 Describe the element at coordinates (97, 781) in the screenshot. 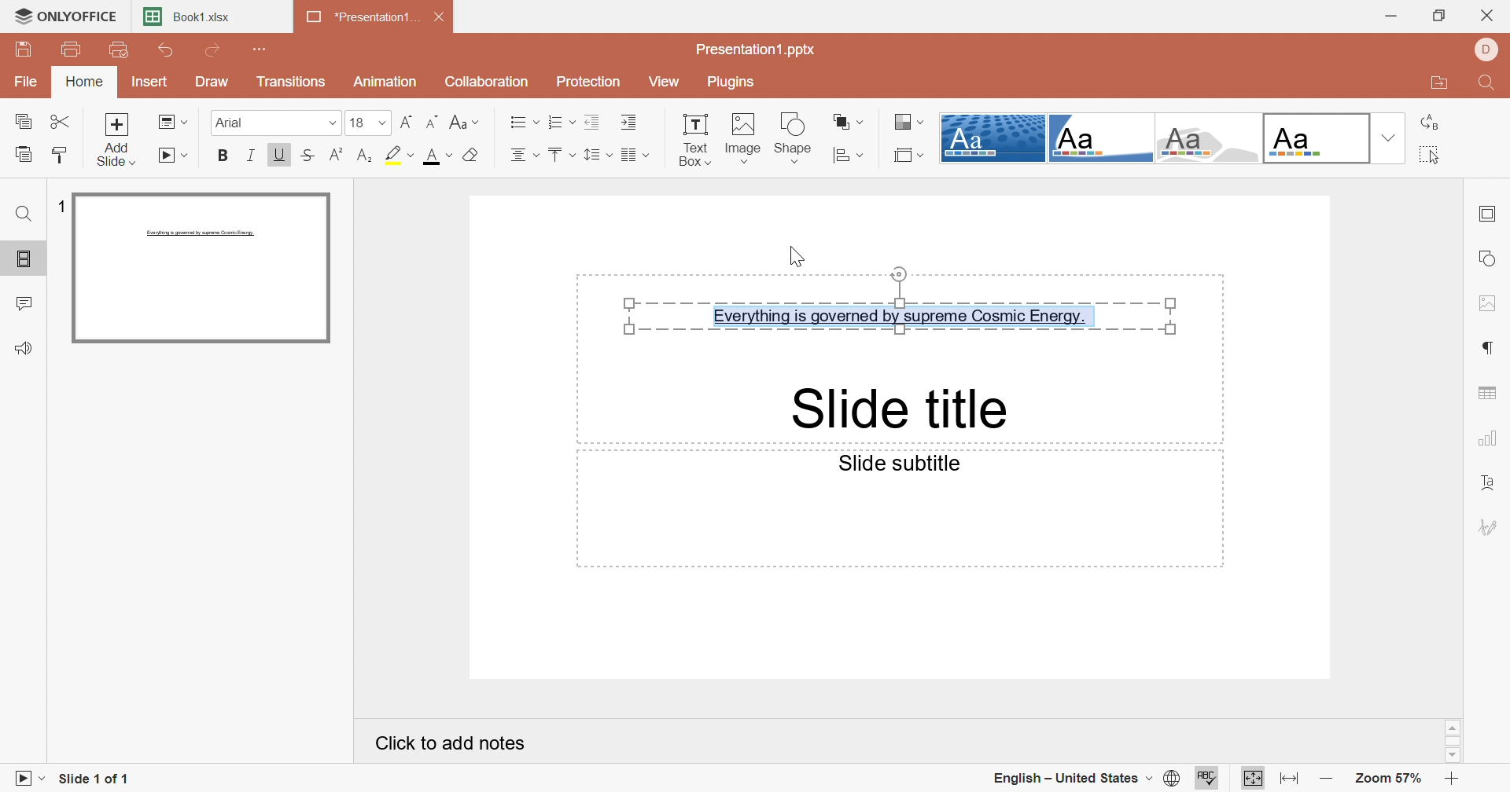

I see `Slide 1 of 1` at that location.